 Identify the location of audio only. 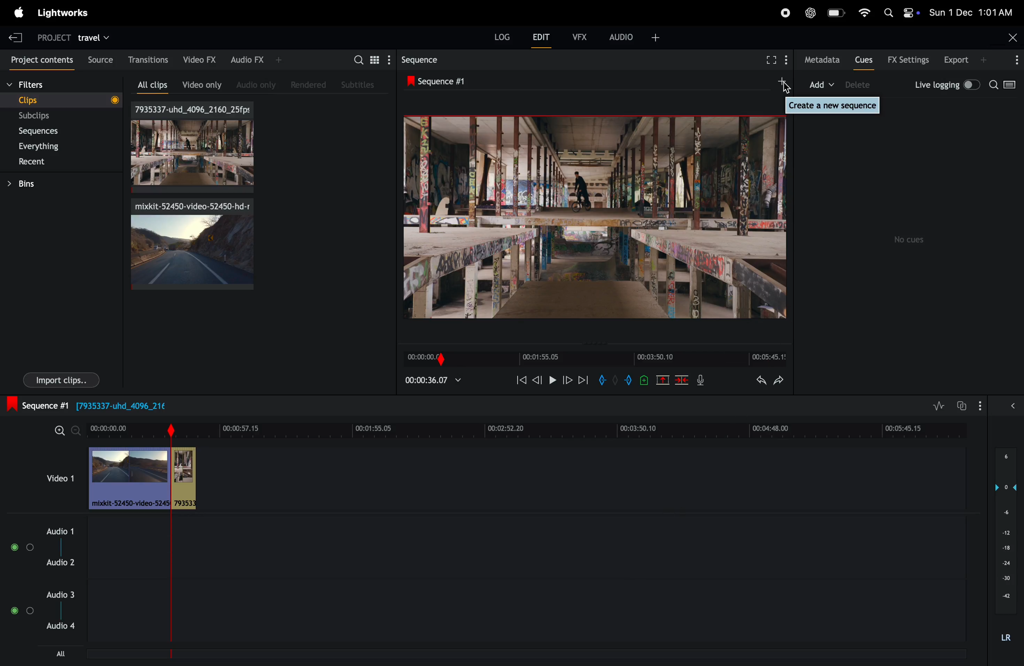
(258, 83).